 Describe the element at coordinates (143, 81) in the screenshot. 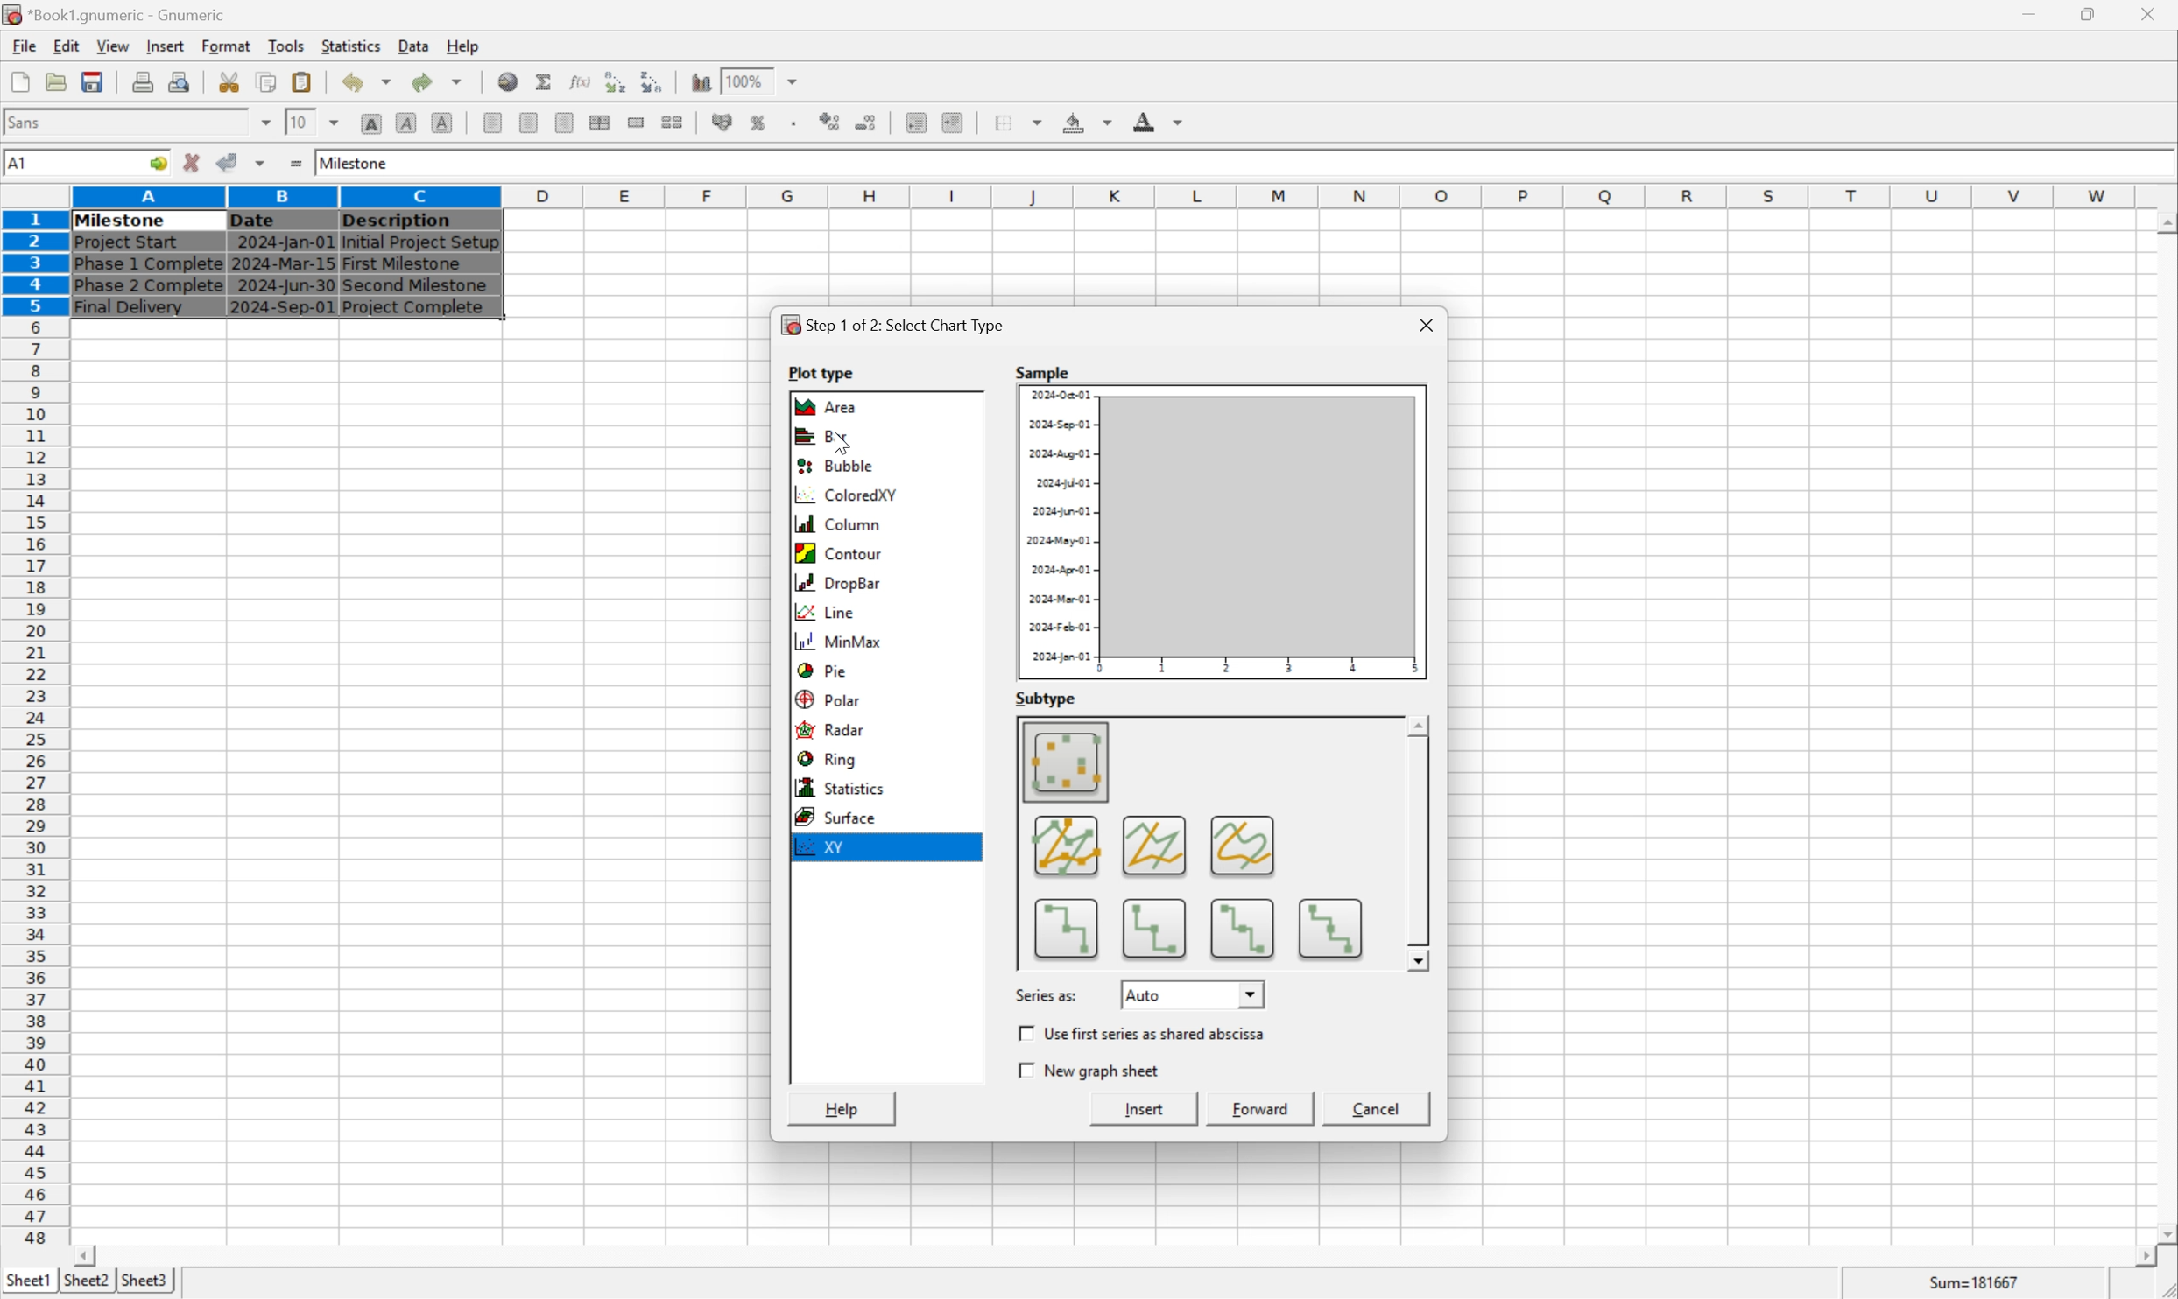

I see `print preview` at that location.